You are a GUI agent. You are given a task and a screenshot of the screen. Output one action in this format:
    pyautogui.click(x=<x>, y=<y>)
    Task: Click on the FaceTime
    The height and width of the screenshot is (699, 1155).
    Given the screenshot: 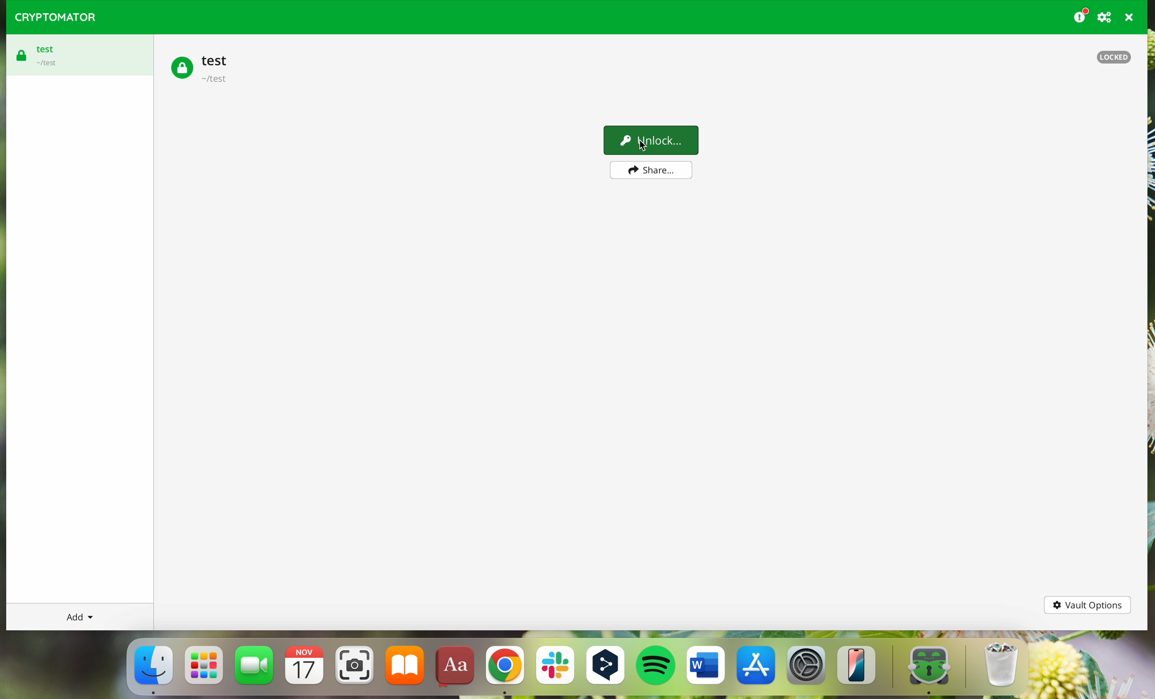 What is the action you would take?
    pyautogui.click(x=255, y=669)
    